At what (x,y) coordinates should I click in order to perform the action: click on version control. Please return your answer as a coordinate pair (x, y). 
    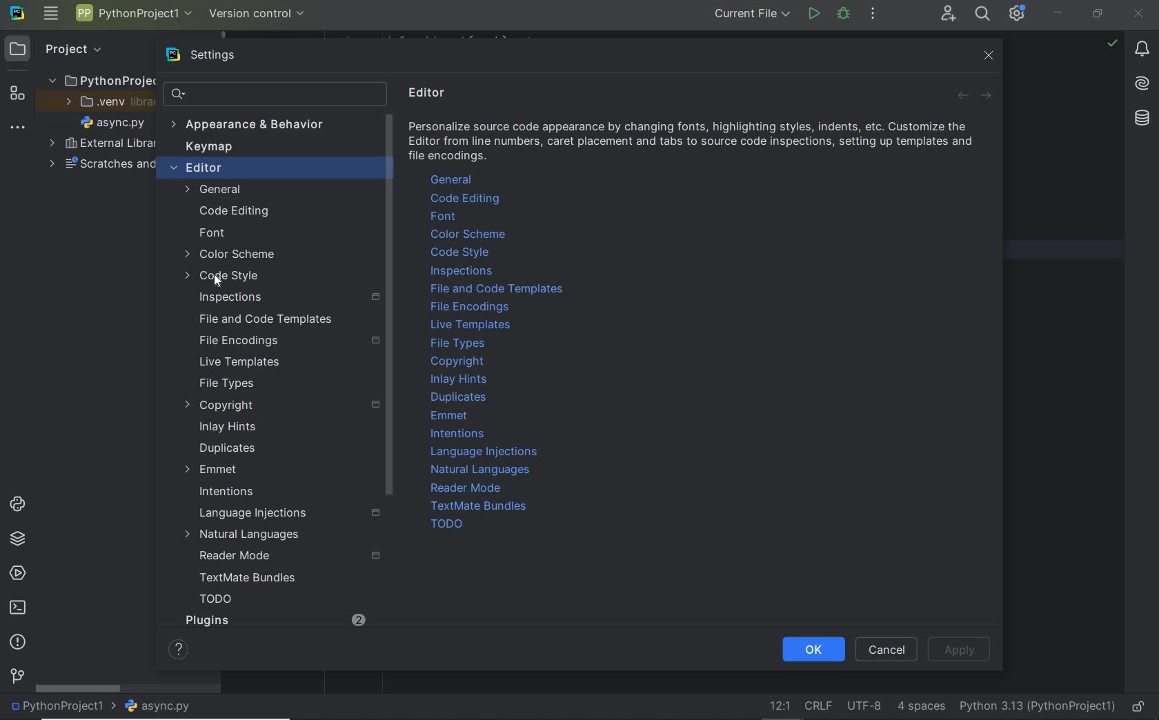
    Looking at the image, I should click on (17, 677).